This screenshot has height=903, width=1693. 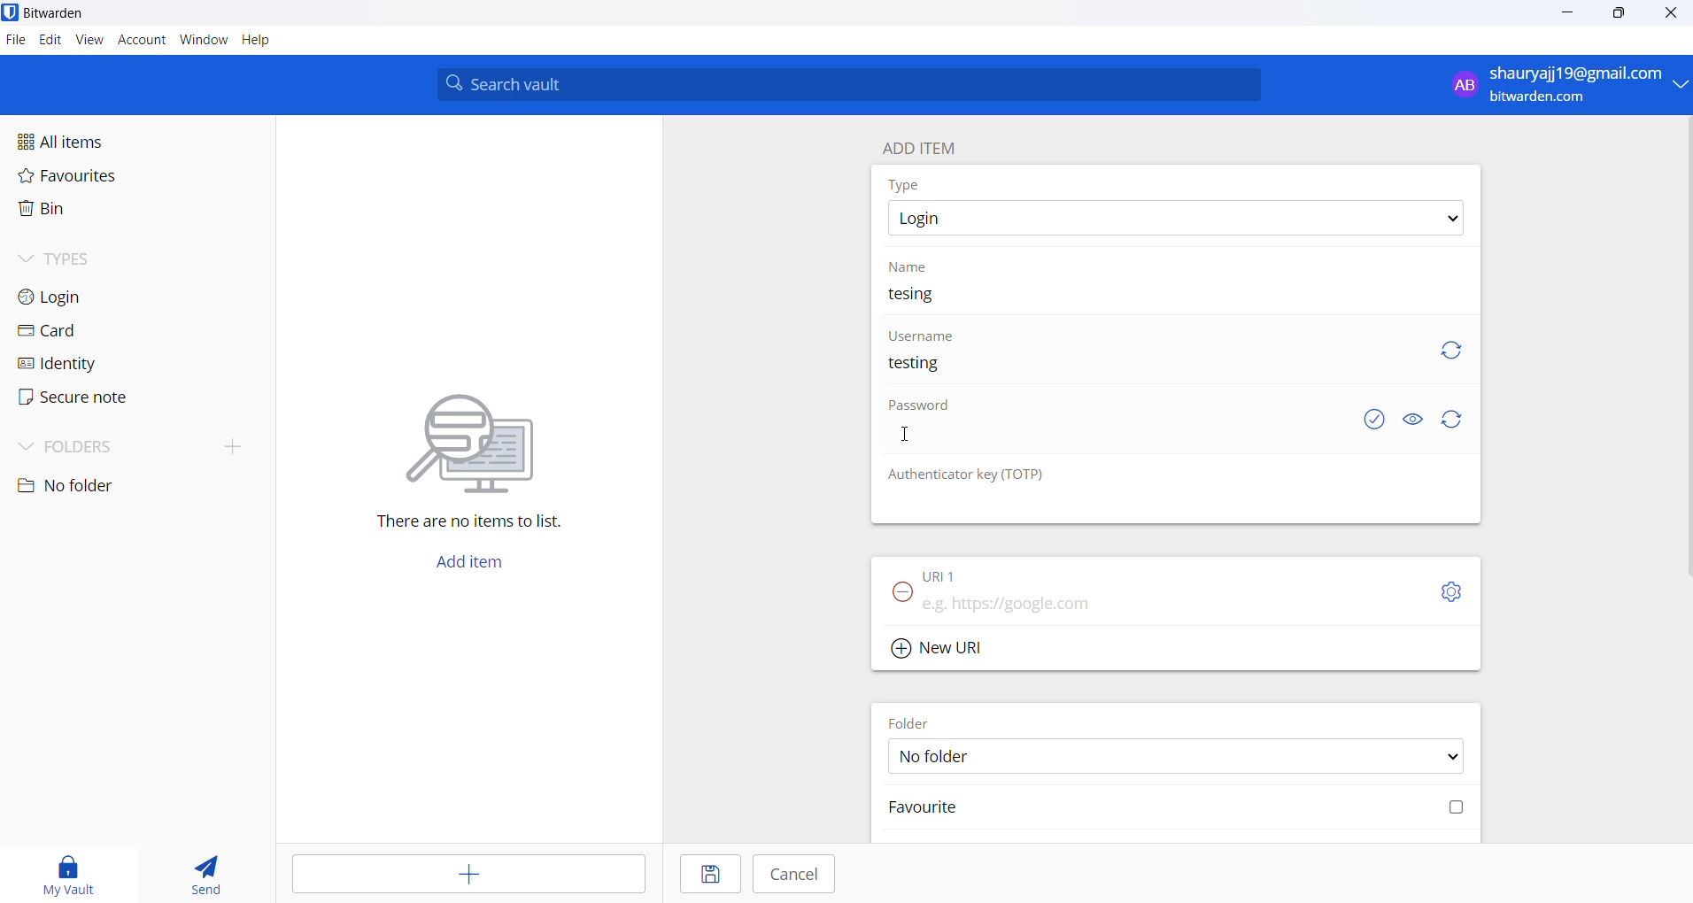 What do you see at coordinates (1174, 219) in the screenshot?
I see `Item type options dropdown` at bounding box center [1174, 219].